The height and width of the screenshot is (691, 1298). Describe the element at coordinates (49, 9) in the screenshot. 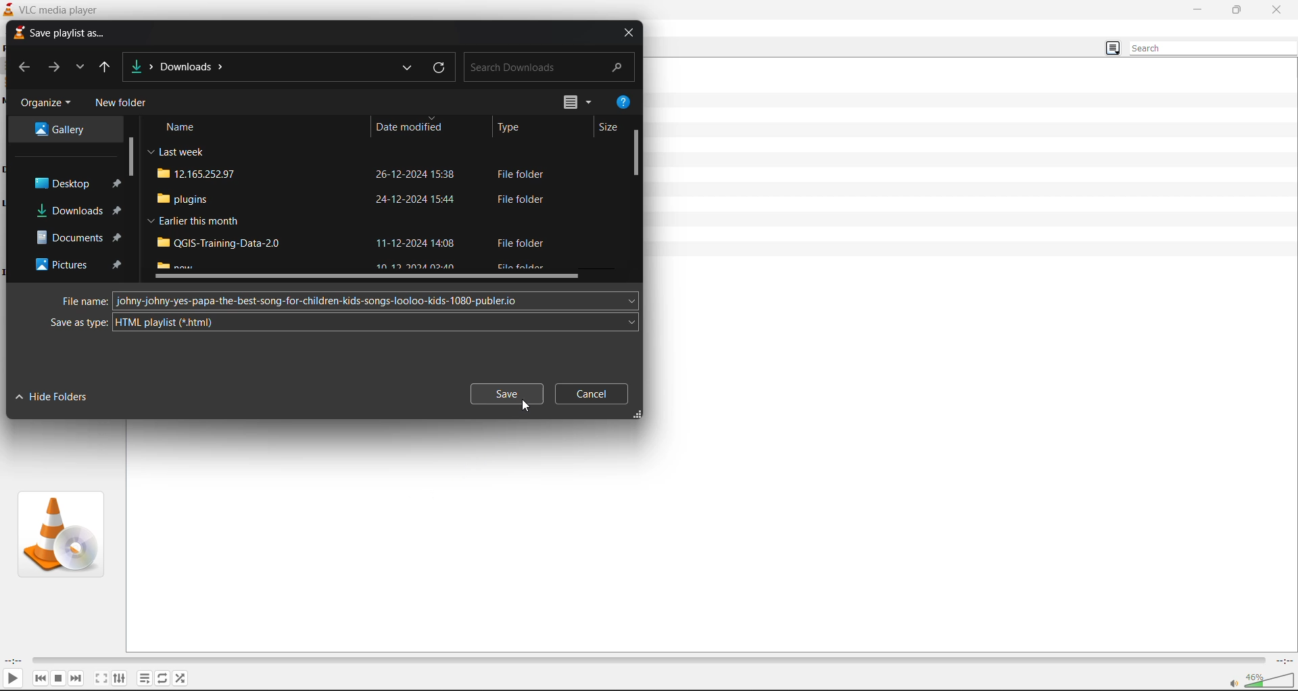

I see `VLC Media player` at that location.